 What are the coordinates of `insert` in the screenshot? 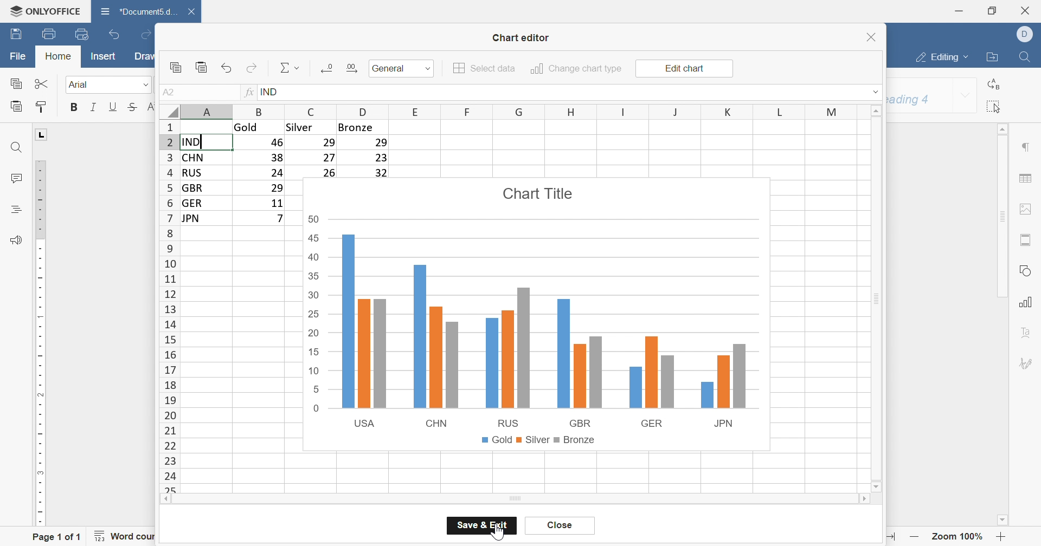 It's located at (104, 55).